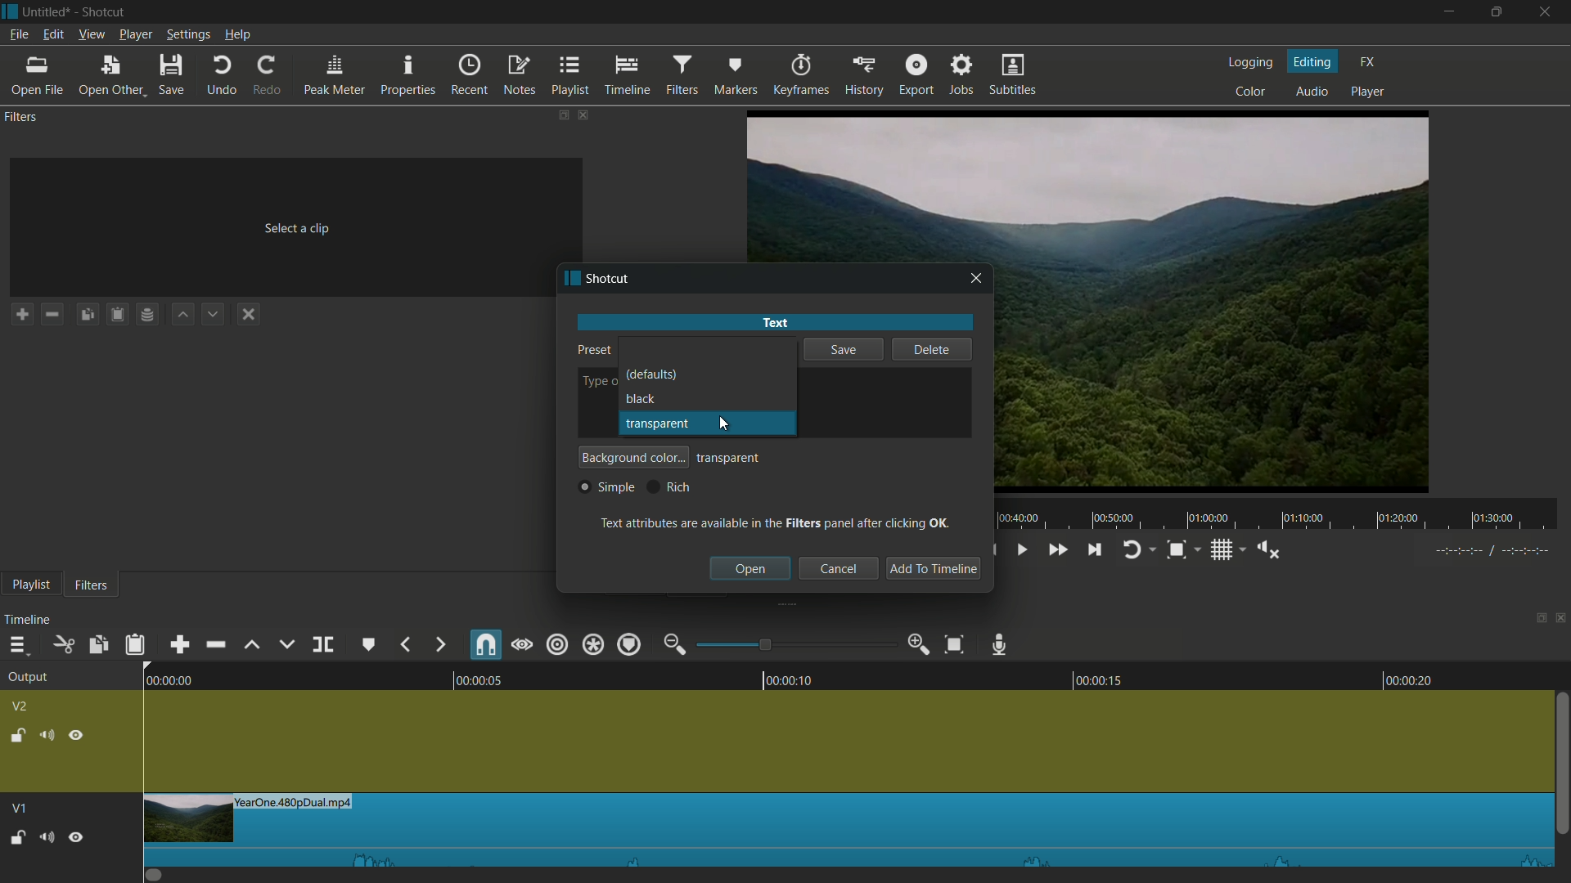 The image size is (1571, 883). Describe the element at coordinates (797, 645) in the screenshot. I see `adjustment bar` at that location.